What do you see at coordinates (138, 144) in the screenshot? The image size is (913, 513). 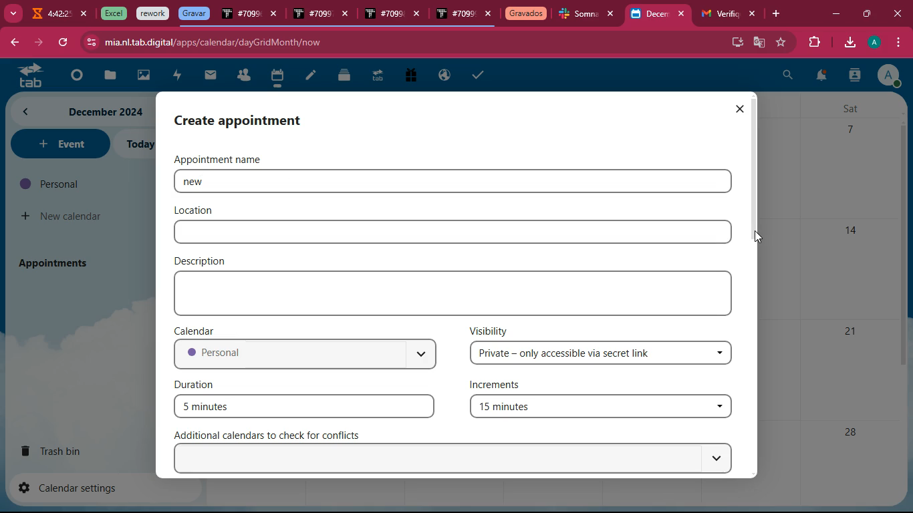 I see `today` at bounding box center [138, 144].